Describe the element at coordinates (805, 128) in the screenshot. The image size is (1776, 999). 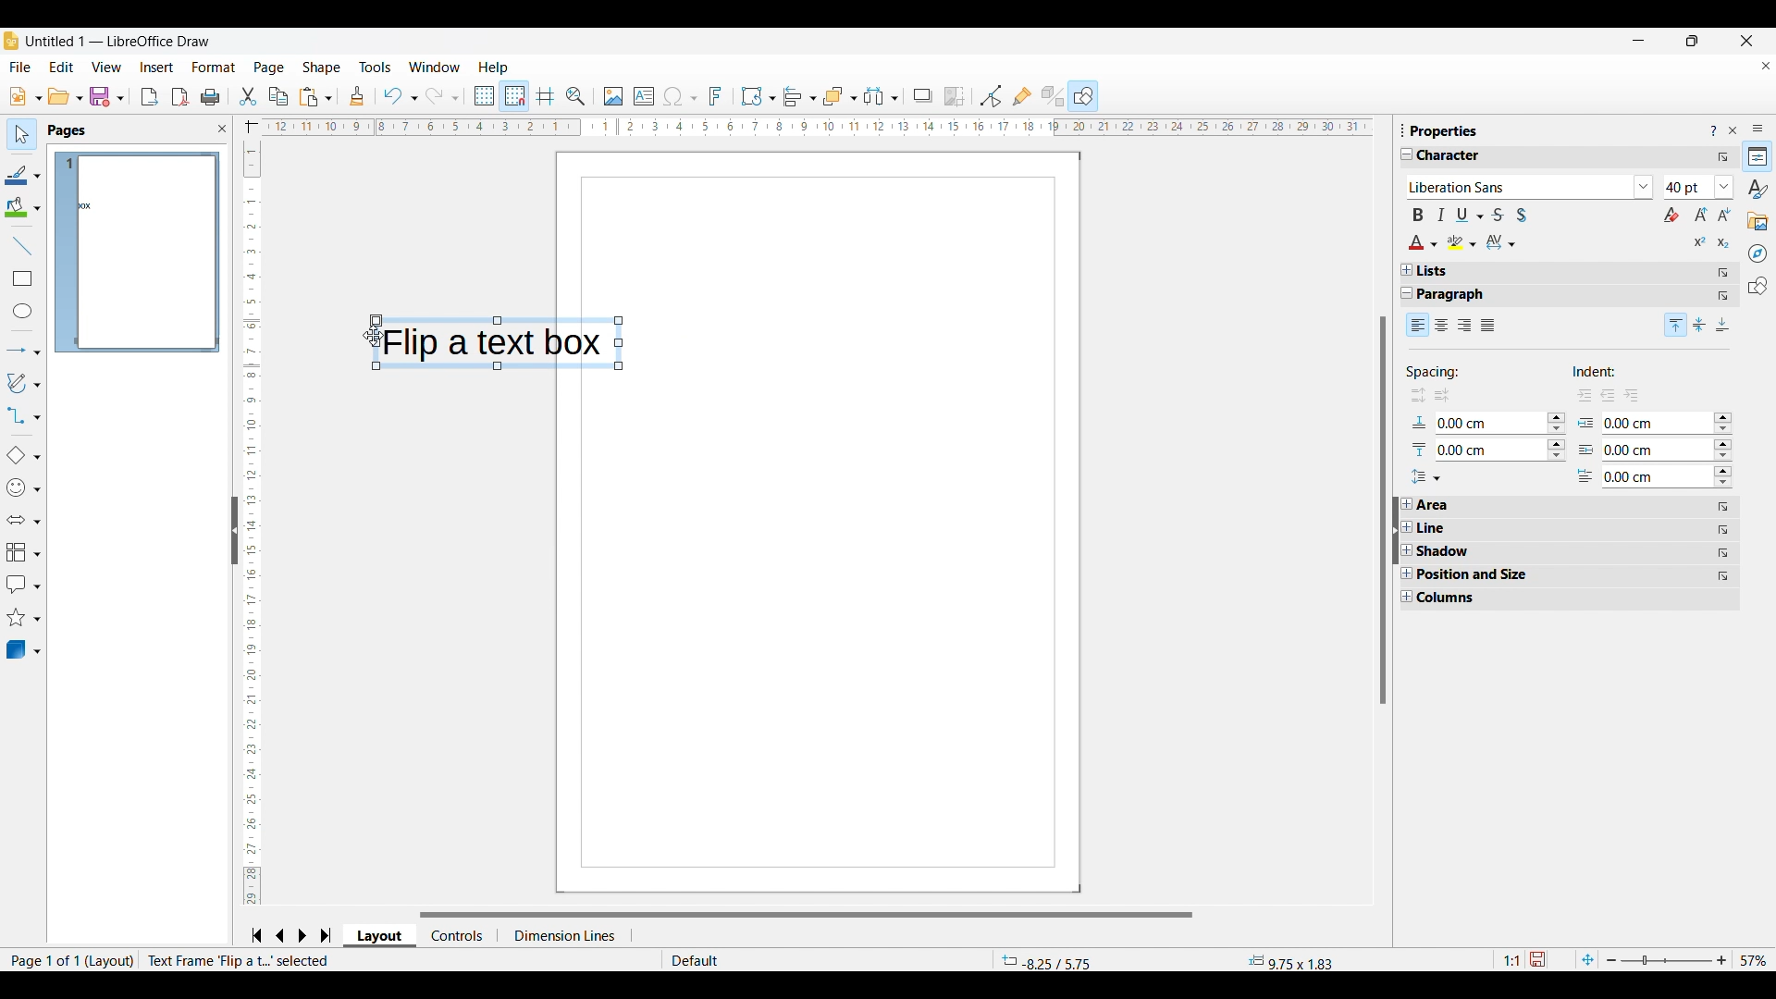
I see `Horizontal ruler` at that location.